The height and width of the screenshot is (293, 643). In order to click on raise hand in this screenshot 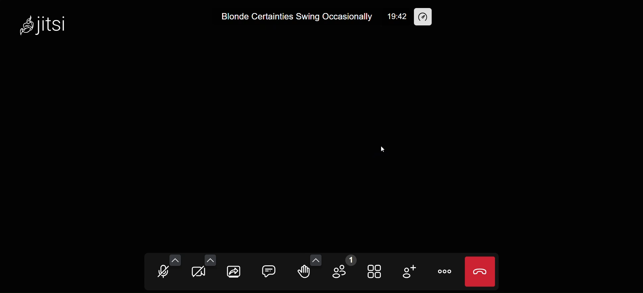, I will do `click(303, 271)`.